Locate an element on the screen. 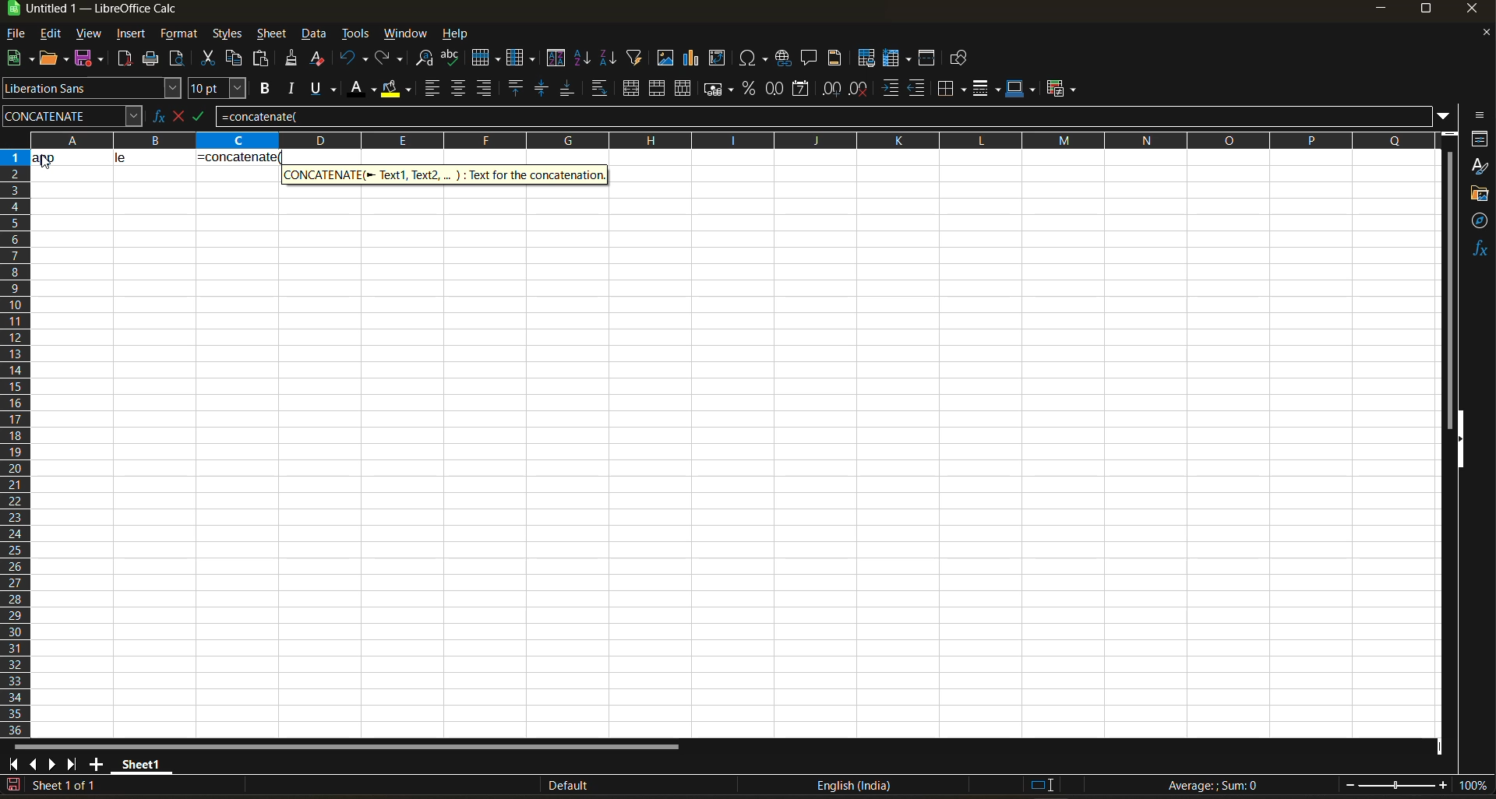 The height and width of the screenshot is (799, 1496). cut is located at coordinates (210, 59).